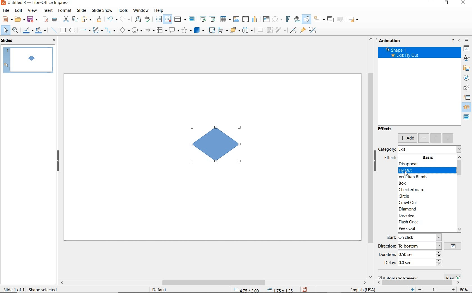 This screenshot has height=293, width=472. Describe the element at coordinates (459, 193) in the screenshot. I see `scrollbar` at that location.